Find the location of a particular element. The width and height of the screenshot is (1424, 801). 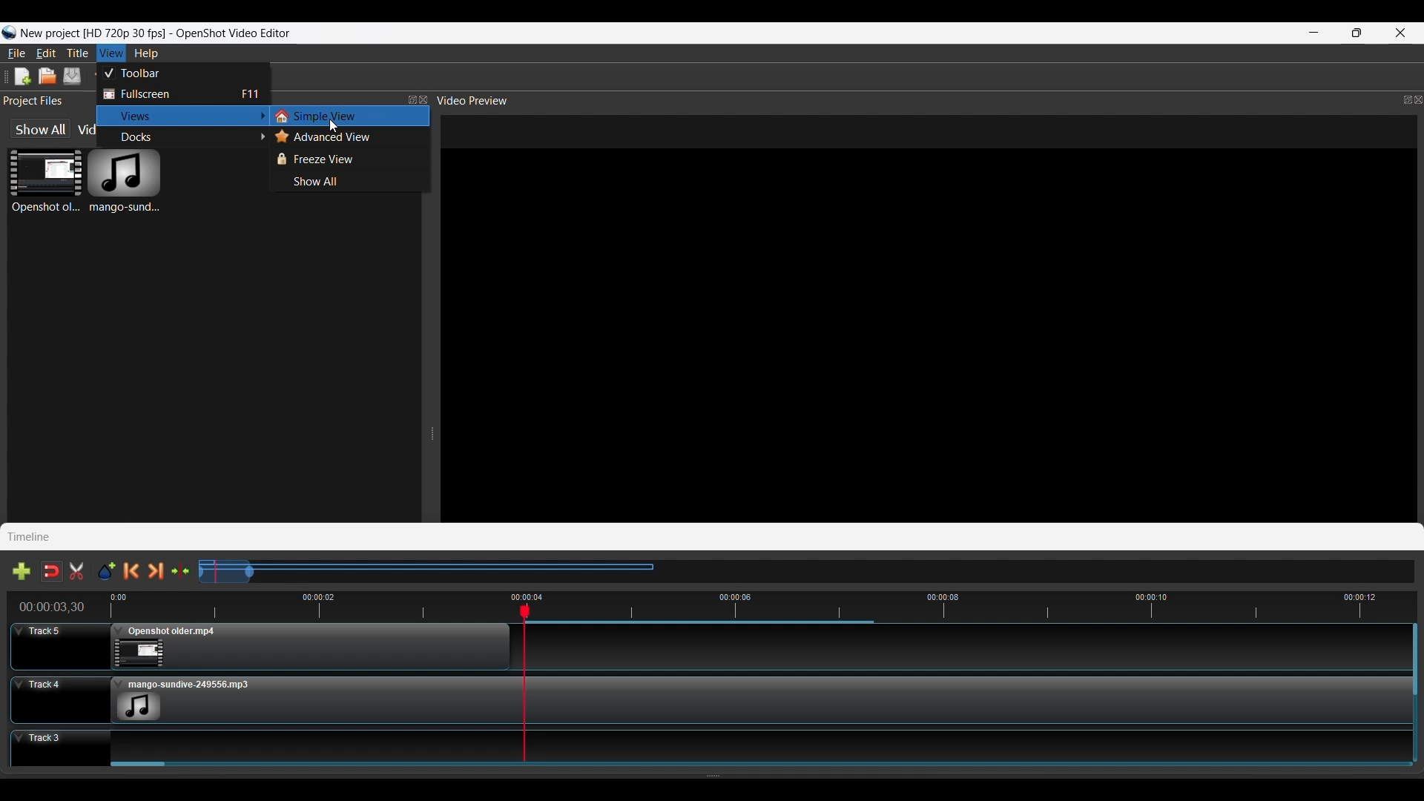

Save Project is located at coordinates (73, 76).